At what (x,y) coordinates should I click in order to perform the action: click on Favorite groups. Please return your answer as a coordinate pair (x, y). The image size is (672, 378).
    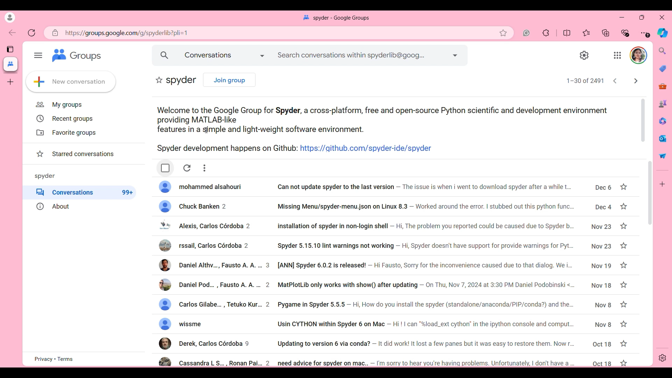
    Looking at the image, I should click on (65, 133).